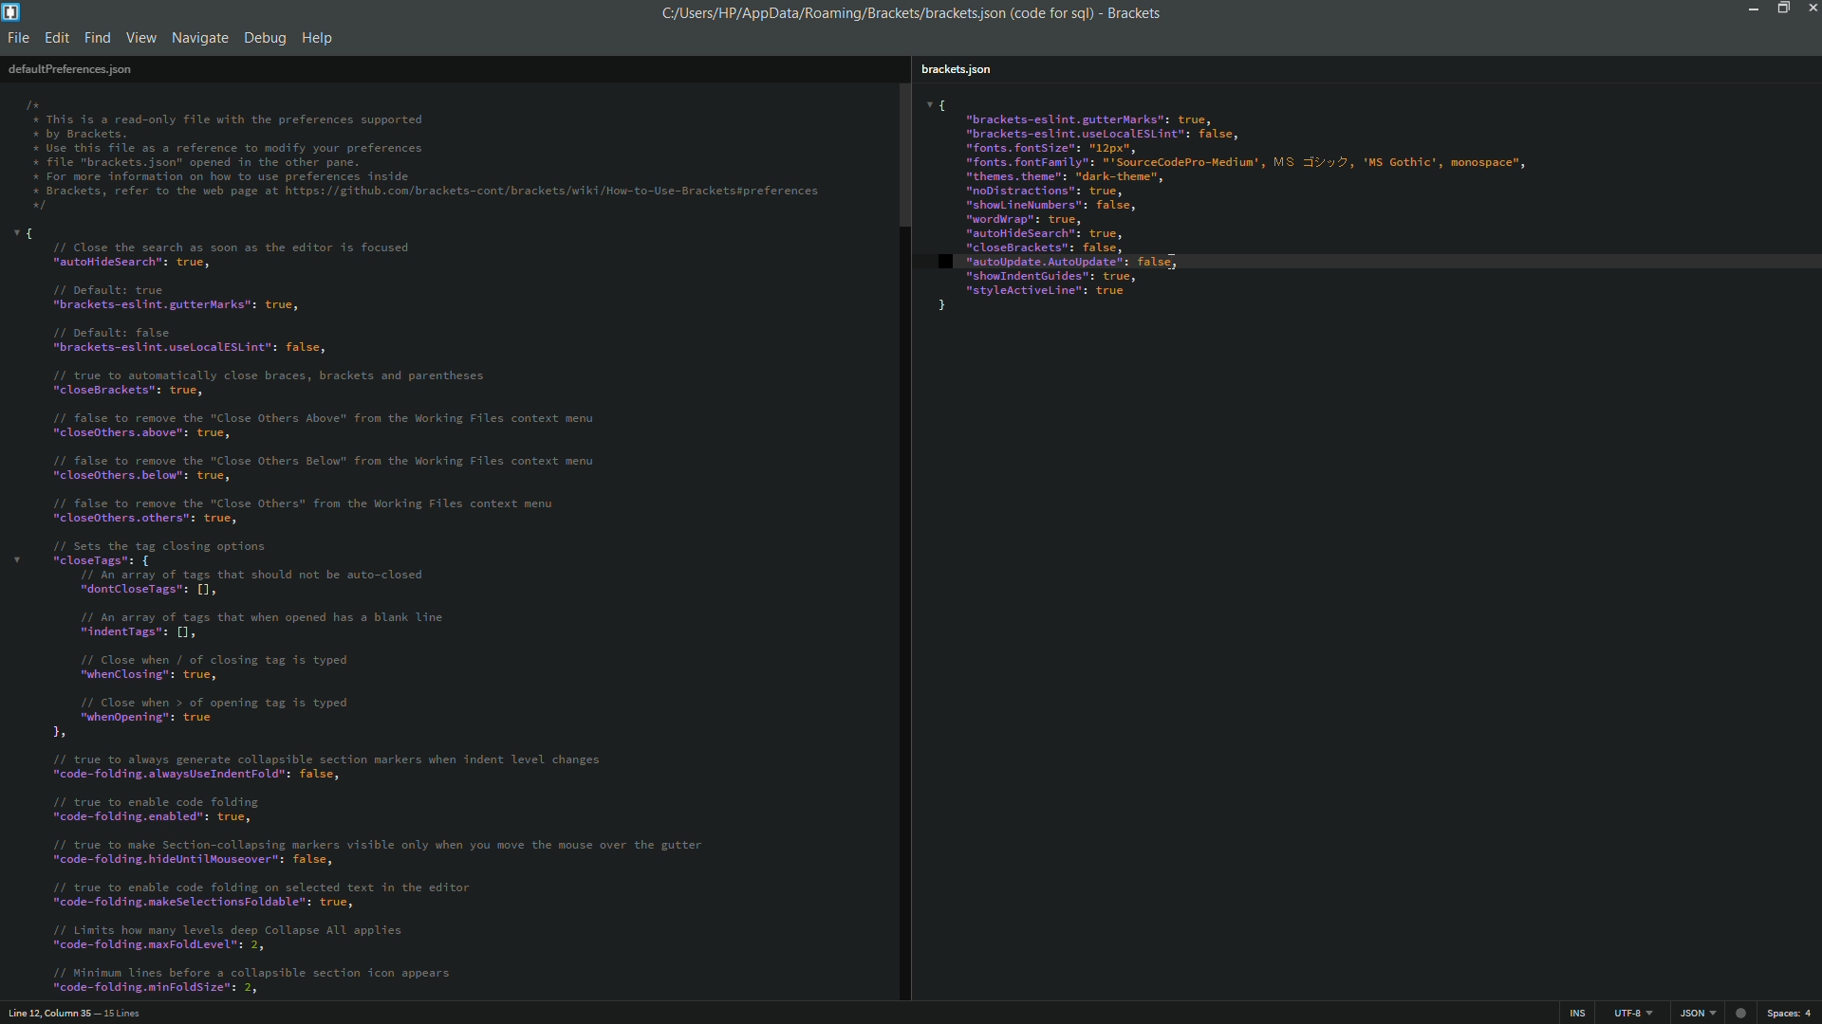 The height and width of the screenshot is (1024, 1822). Describe the element at coordinates (1579, 1013) in the screenshot. I see `INS` at that location.